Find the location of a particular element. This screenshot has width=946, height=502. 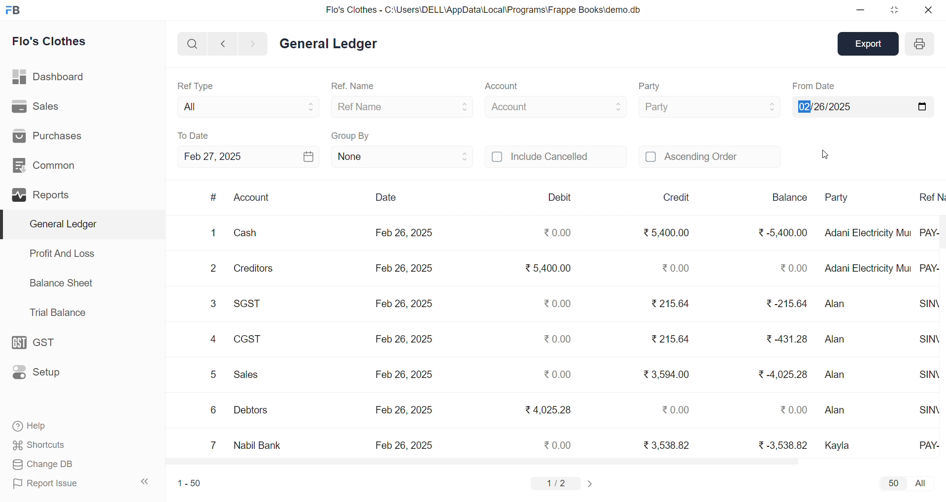

Creditors is located at coordinates (256, 267).